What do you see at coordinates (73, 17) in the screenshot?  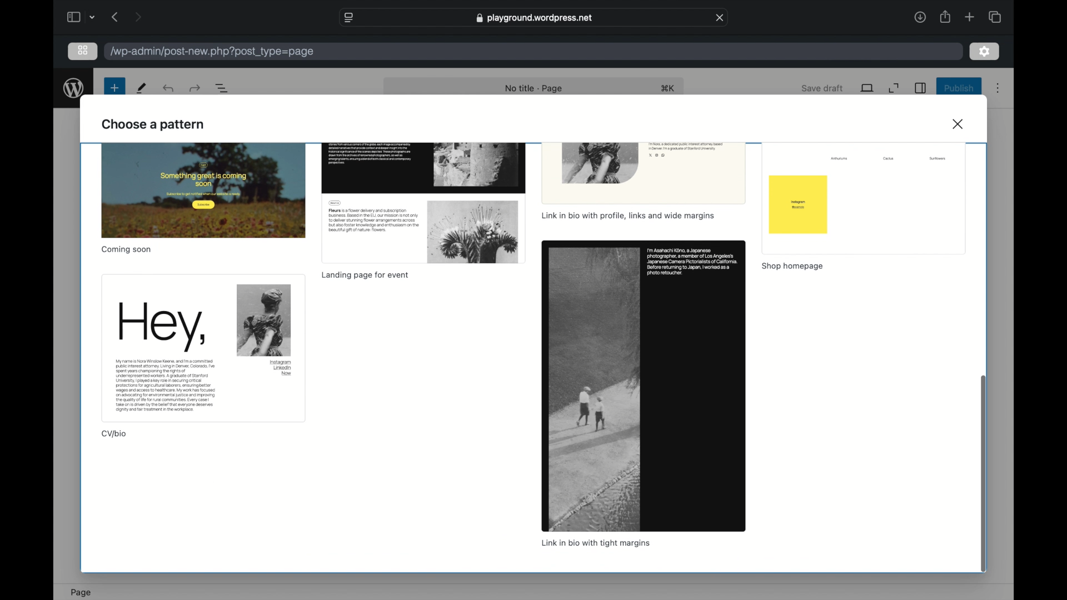 I see `sidebar` at bounding box center [73, 17].